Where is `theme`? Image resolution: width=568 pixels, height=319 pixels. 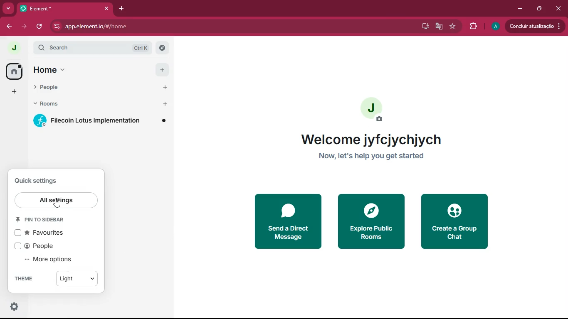
theme is located at coordinates (26, 280).